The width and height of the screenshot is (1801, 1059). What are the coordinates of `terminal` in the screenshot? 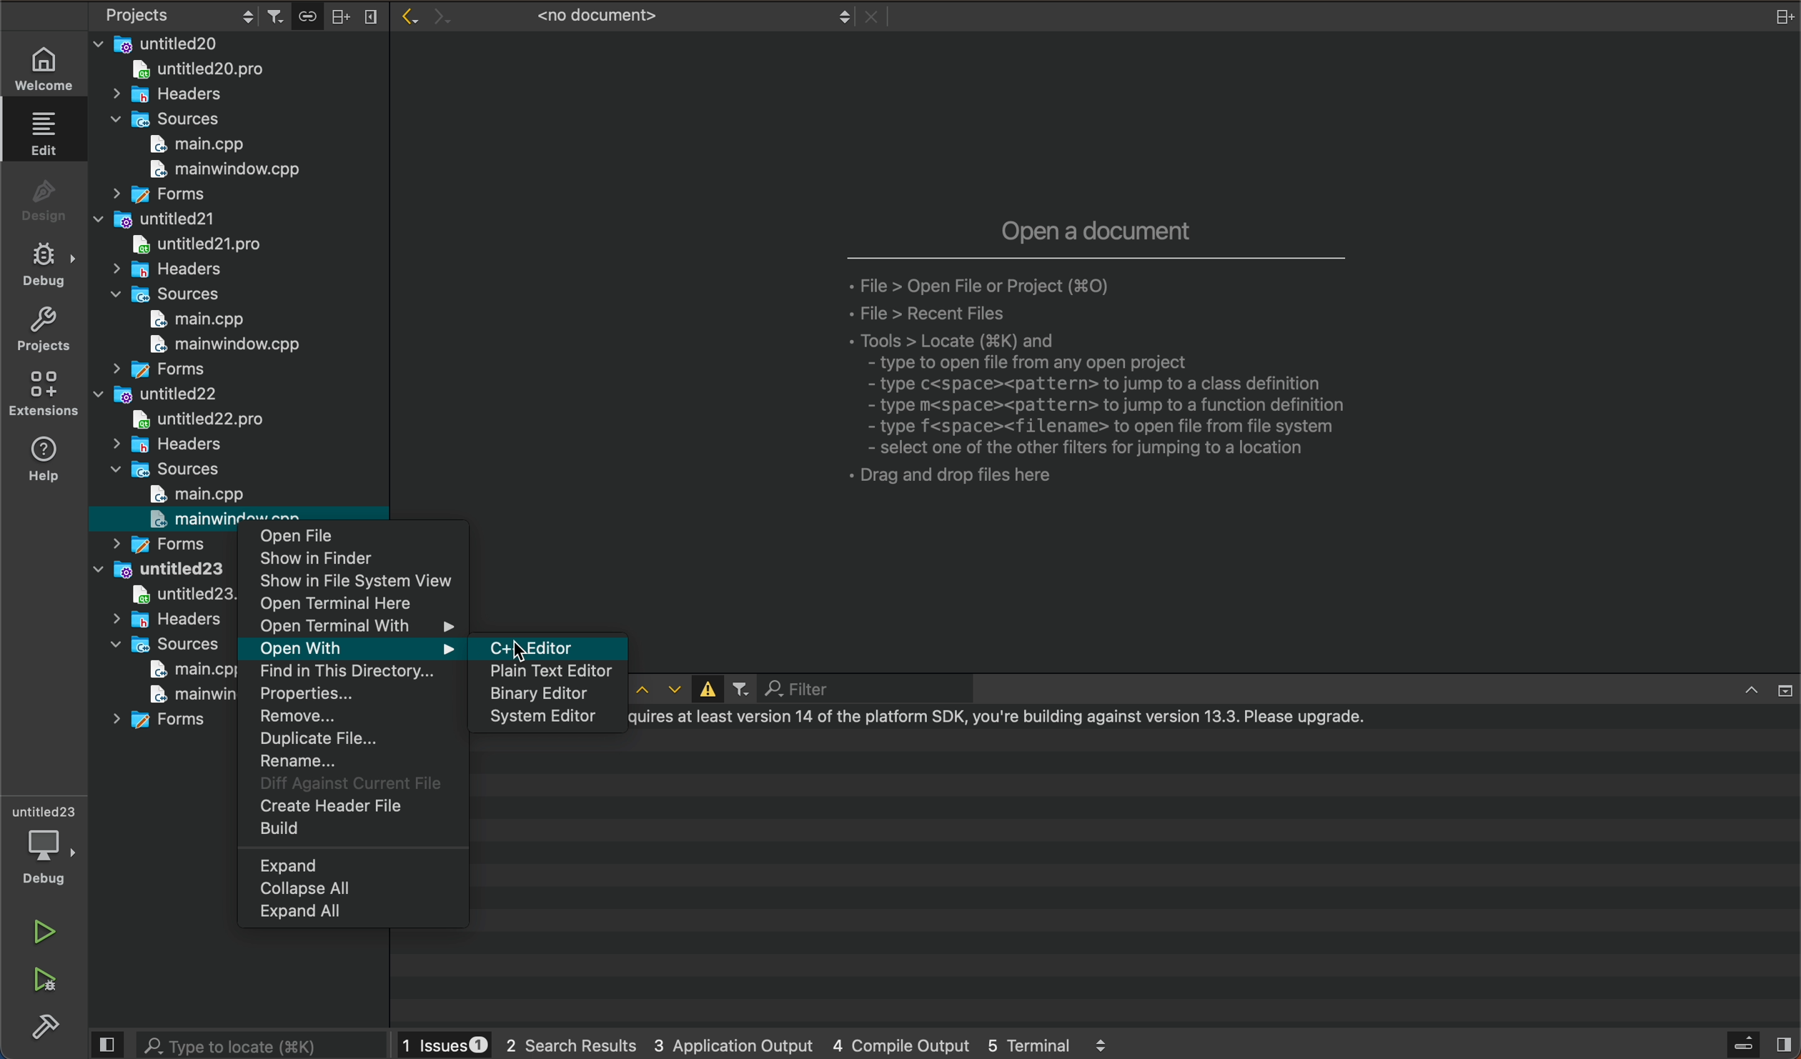 It's located at (1140, 878).